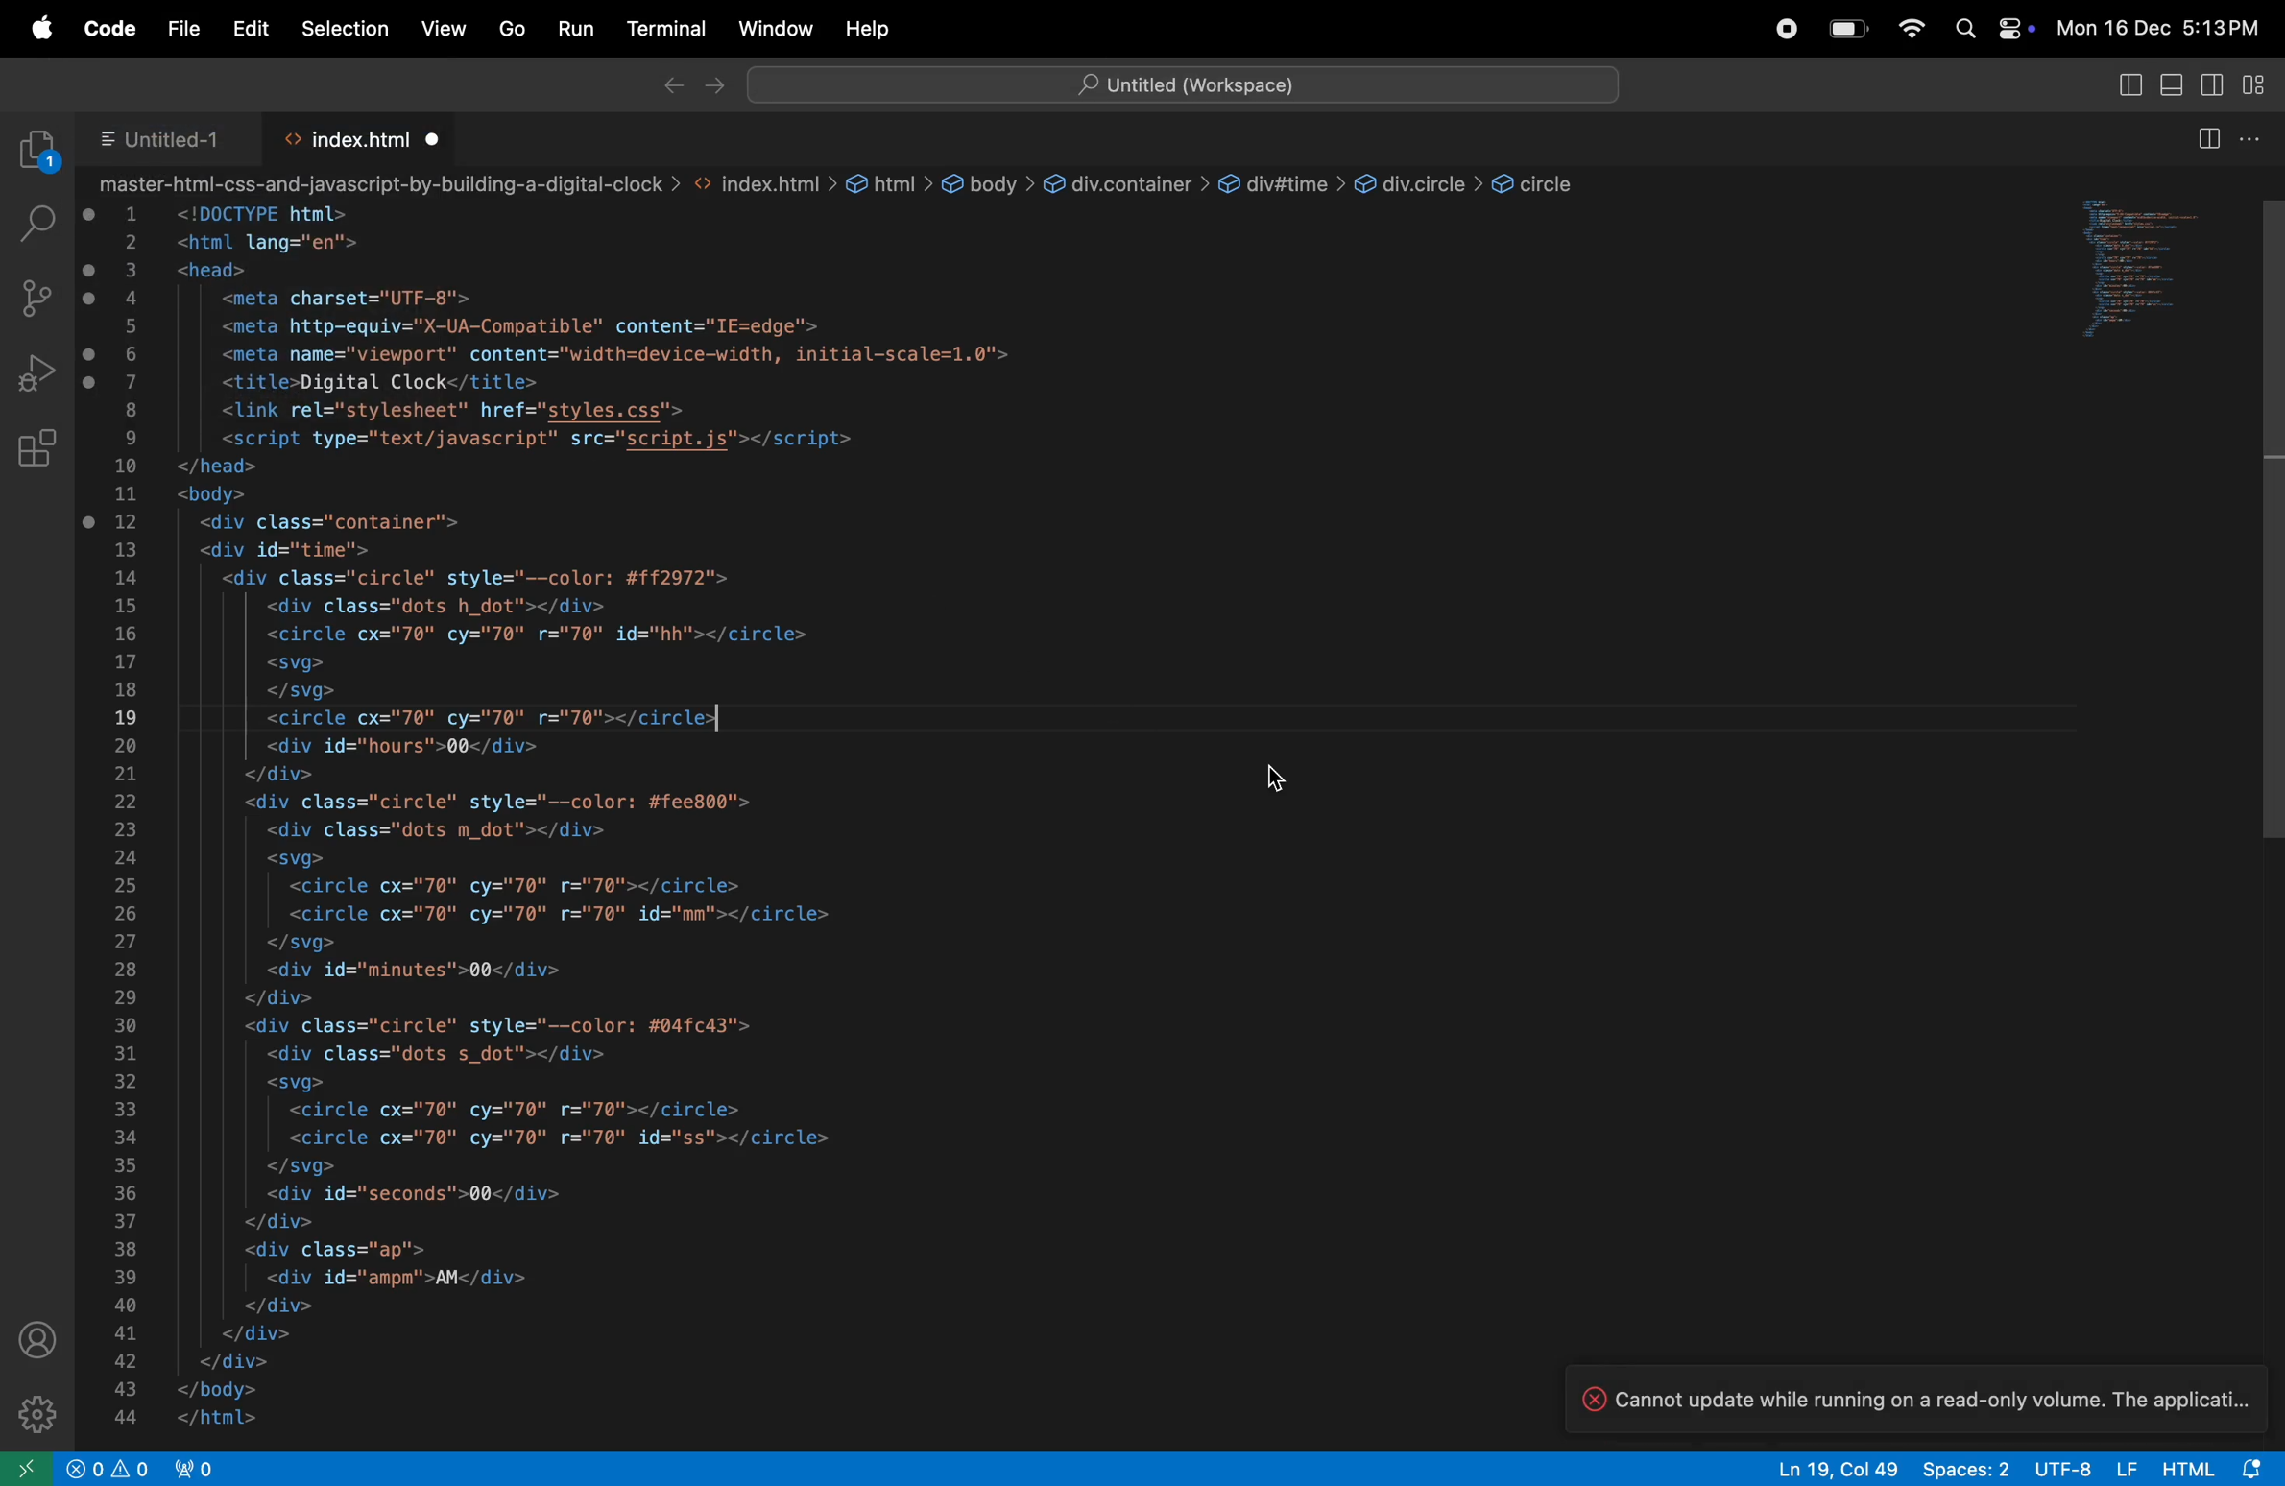 The image size is (2285, 1486). I want to click on | <div id="hours">00</div>, so click(415, 746).